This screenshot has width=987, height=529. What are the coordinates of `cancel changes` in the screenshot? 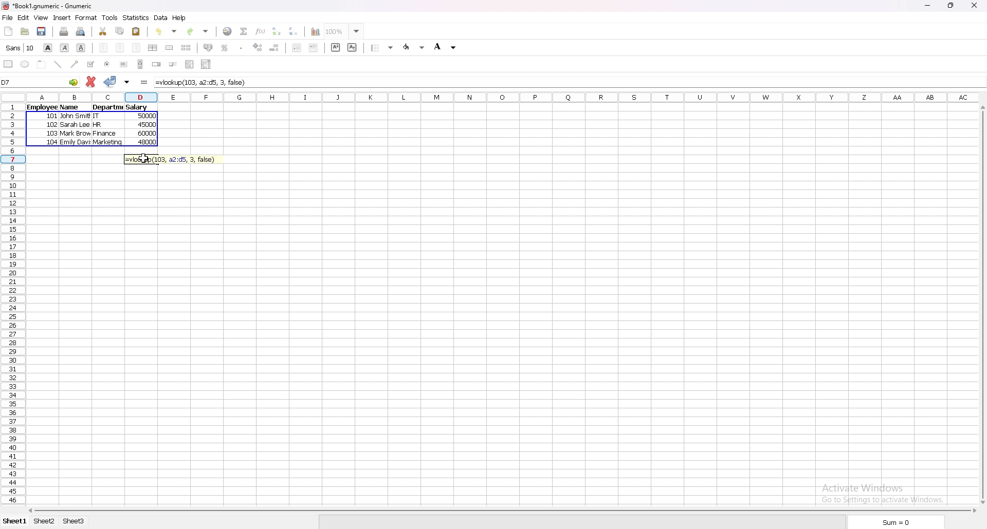 It's located at (90, 82).